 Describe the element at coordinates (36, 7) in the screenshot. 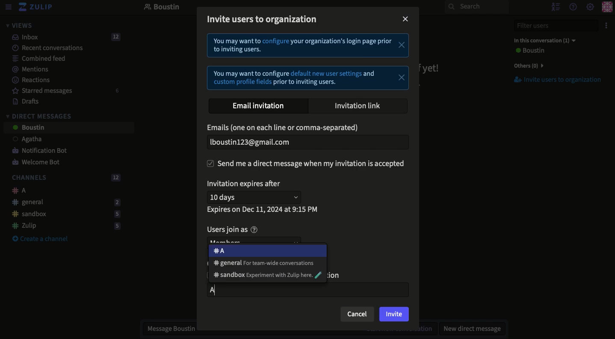

I see `Zulip` at that location.